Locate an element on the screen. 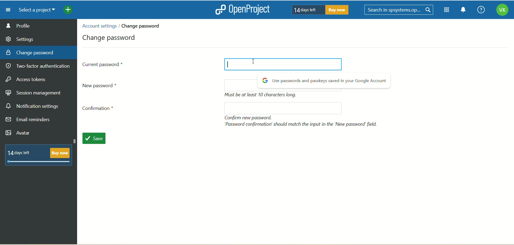  add menu is located at coordinates (69, 10).